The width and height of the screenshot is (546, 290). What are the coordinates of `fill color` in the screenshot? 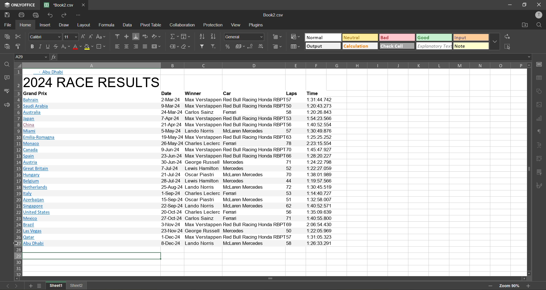 It's located at (89, 47).